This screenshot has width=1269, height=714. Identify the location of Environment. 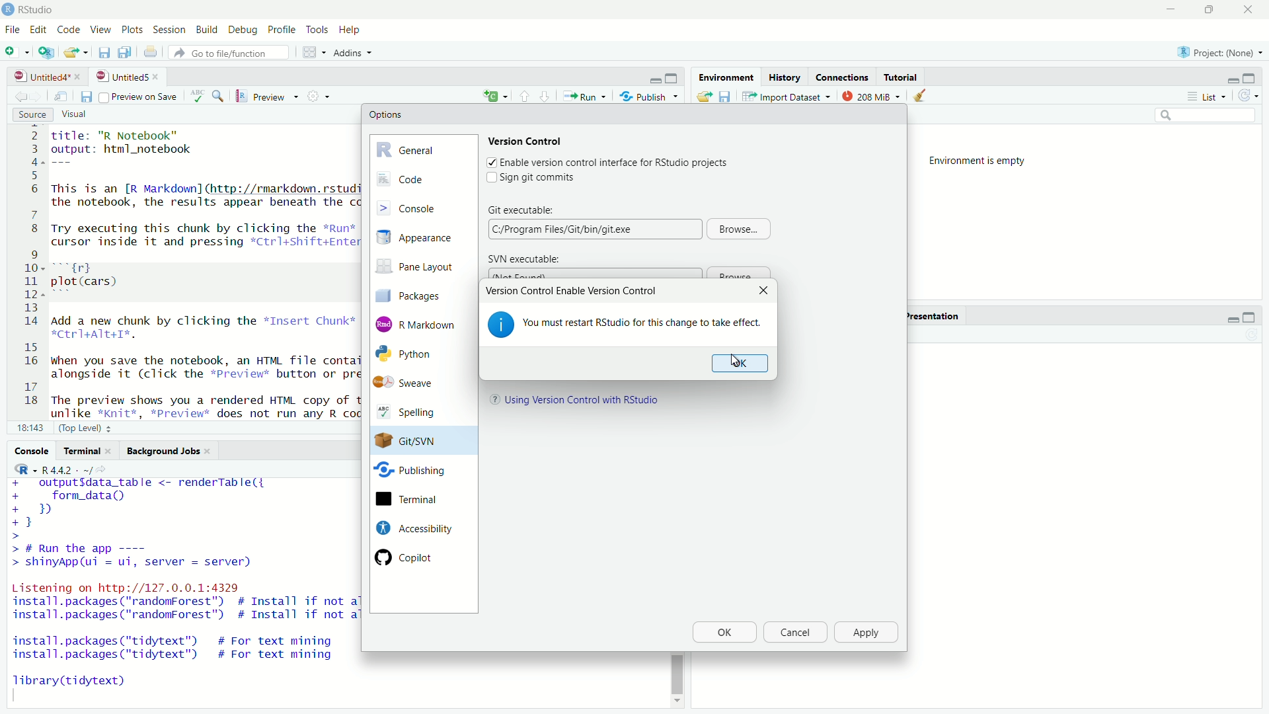
(724, 77).